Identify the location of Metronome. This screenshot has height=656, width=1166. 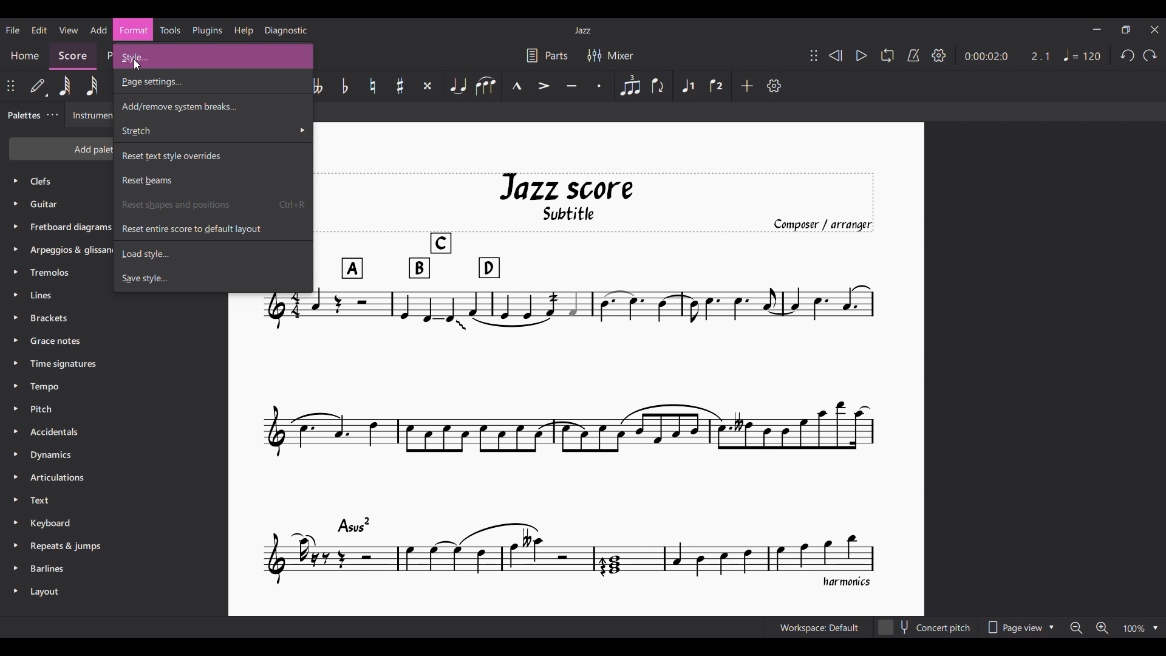
(914, 55).